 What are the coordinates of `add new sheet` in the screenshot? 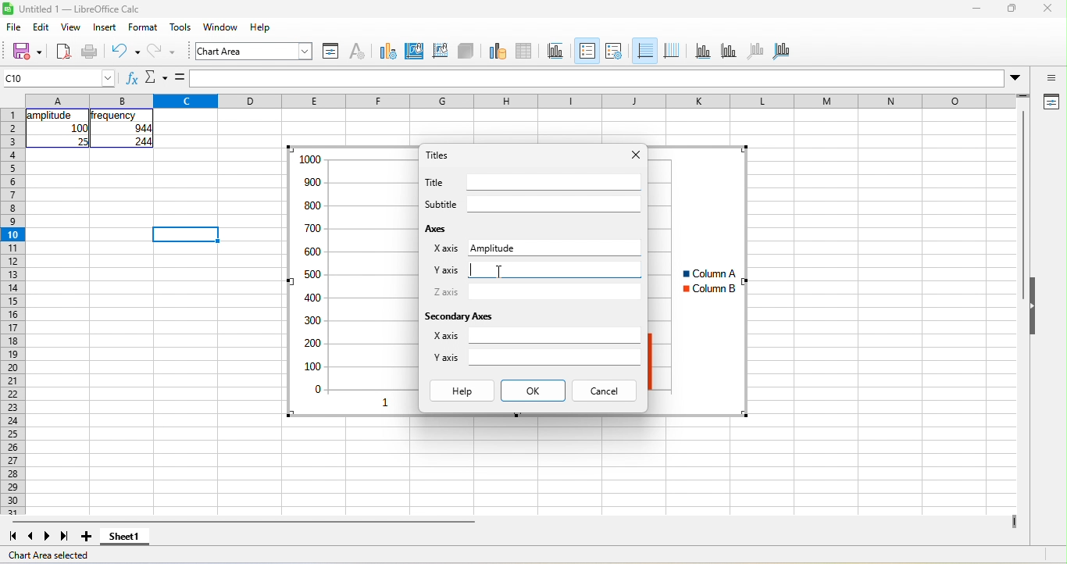 It's located at (86, 537).